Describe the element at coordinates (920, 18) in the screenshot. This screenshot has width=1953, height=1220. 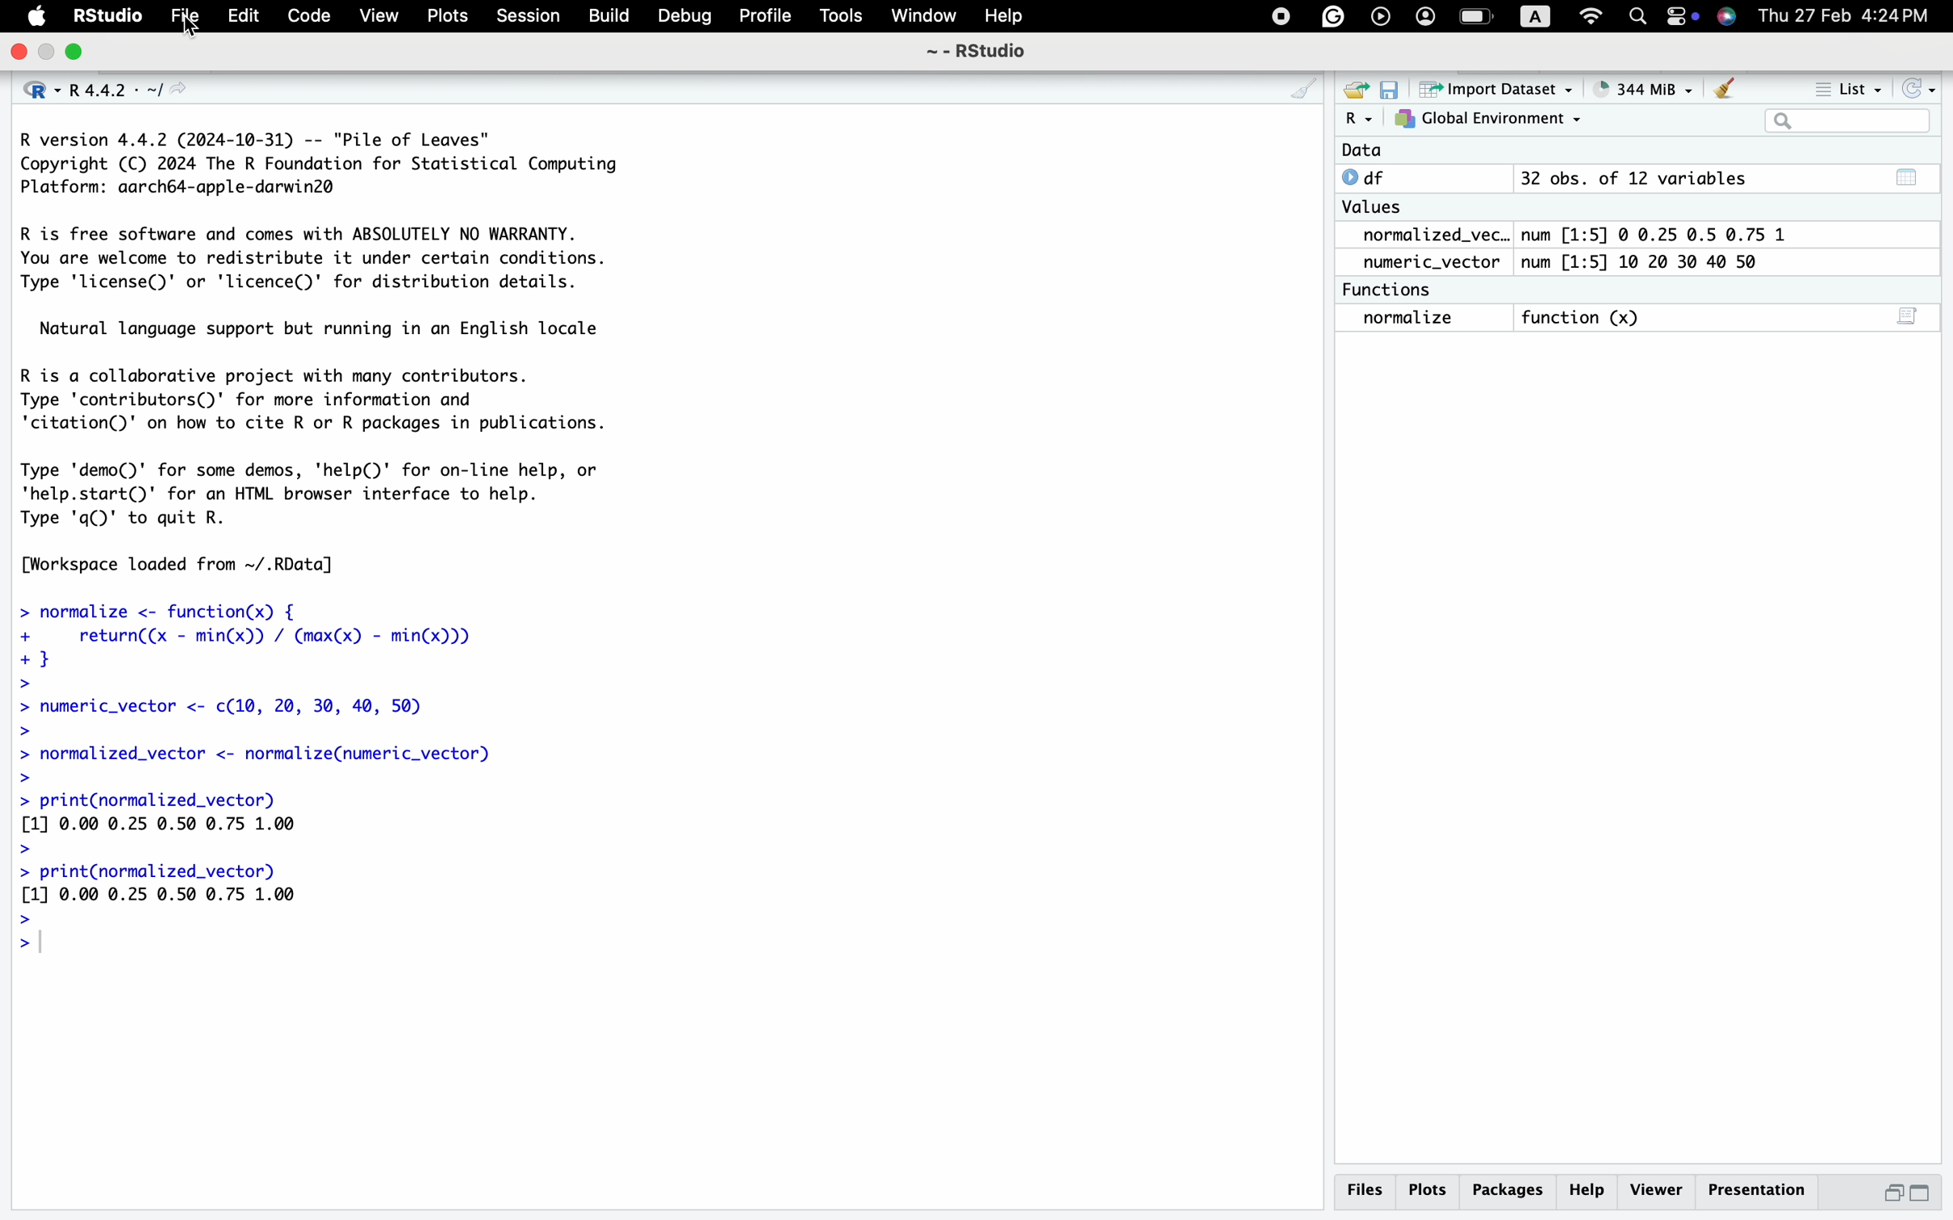
I see `Window` at that location.